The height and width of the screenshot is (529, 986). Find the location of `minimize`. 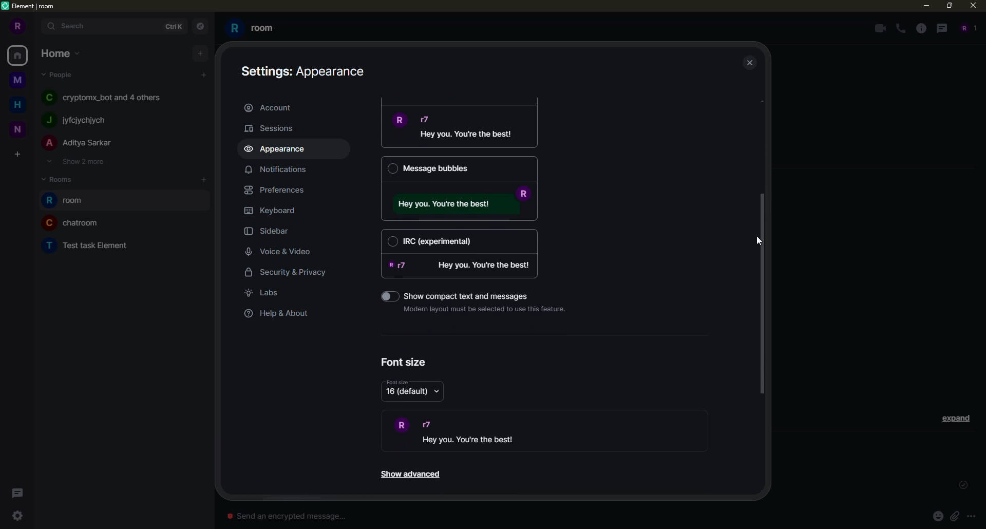

minimize is located at coordinates (923, 5).